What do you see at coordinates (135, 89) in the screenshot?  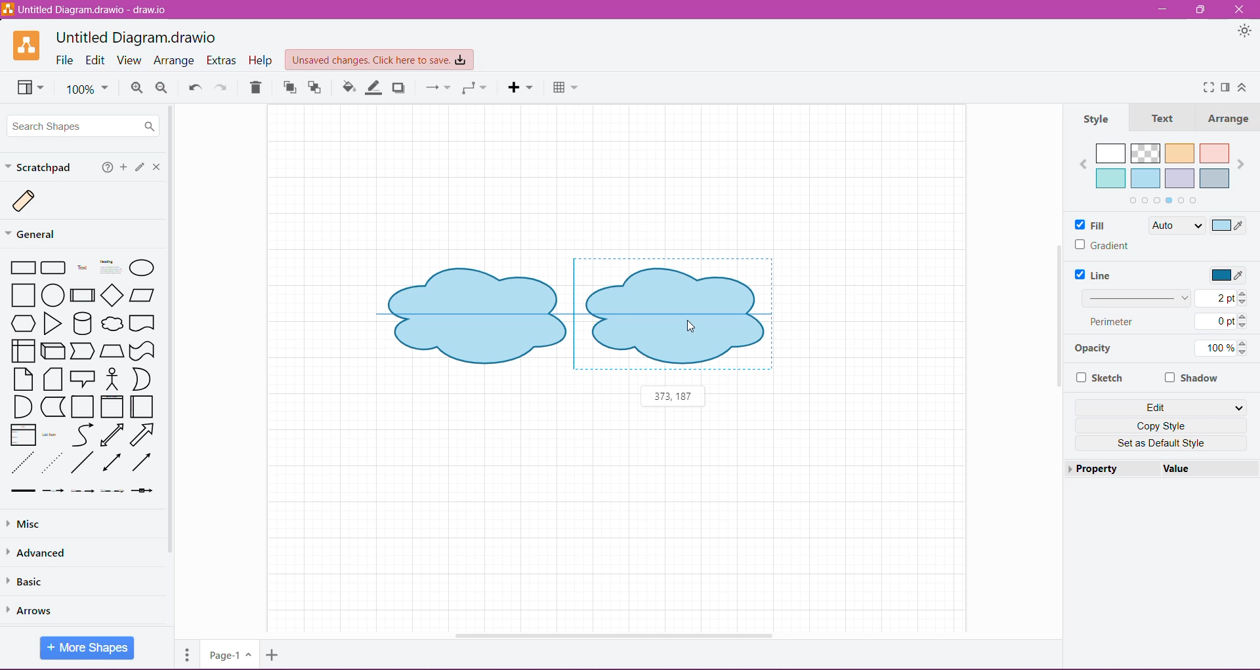 I see `Zoom In` at bounding box center [135, 89].